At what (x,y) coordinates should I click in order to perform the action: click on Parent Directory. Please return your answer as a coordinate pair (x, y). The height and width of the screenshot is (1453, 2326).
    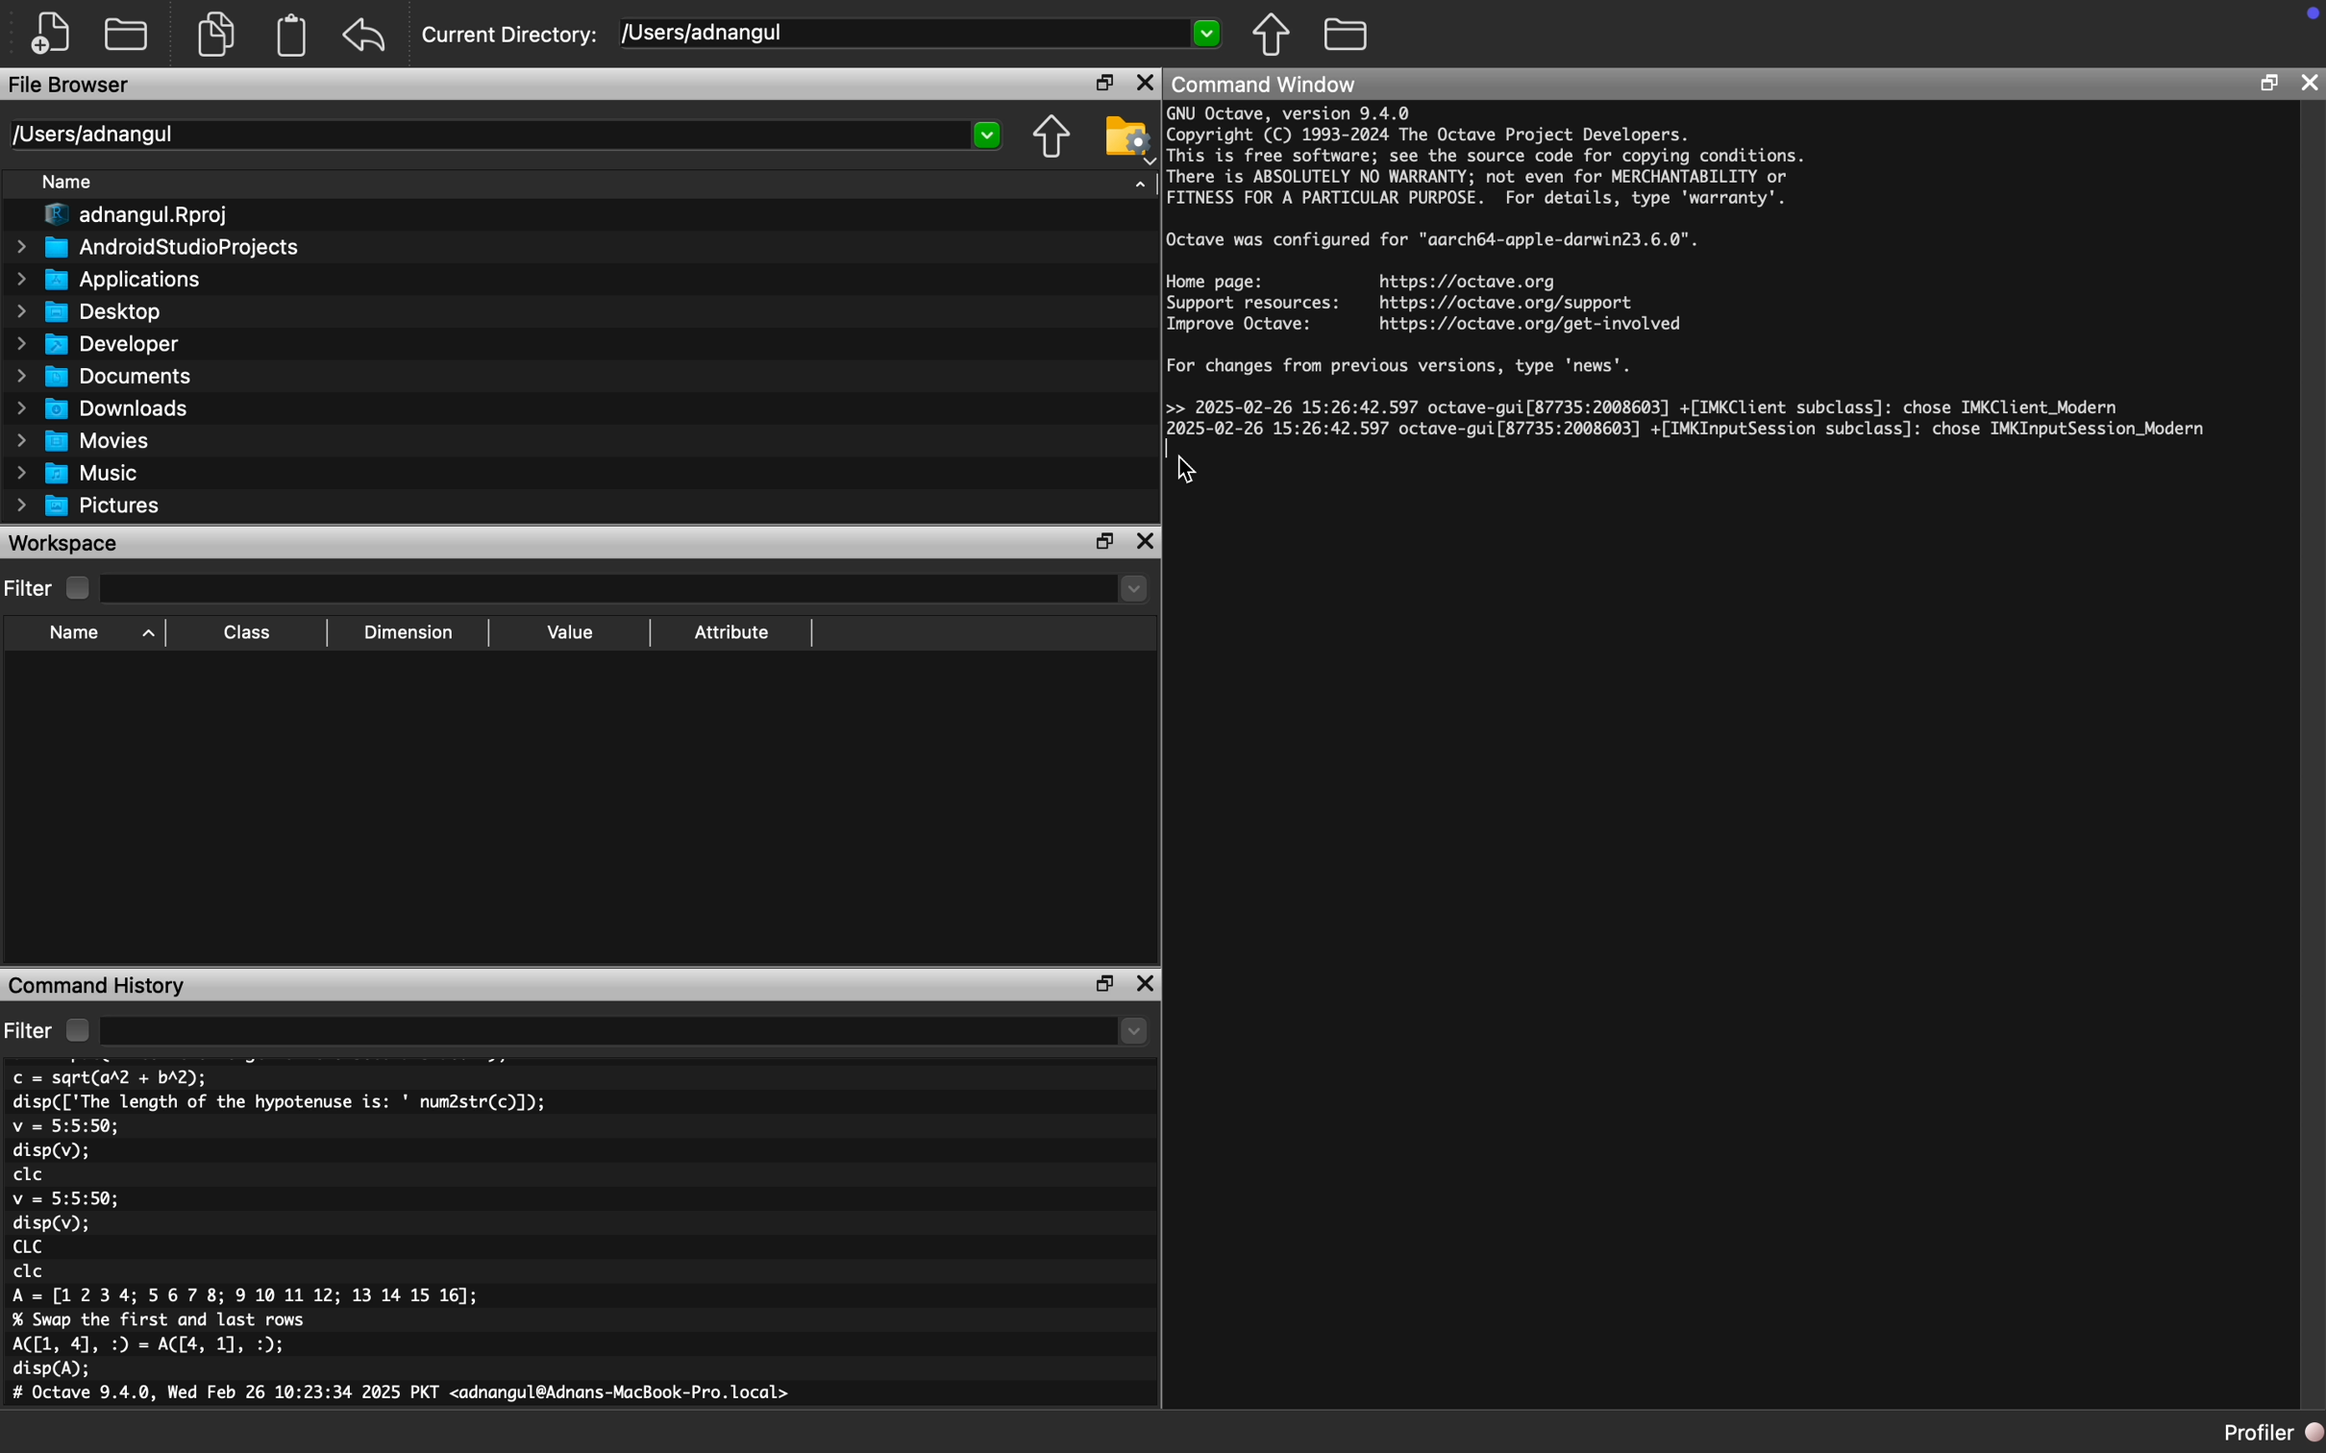
    Looking at the image, I should click on (1272, 34).